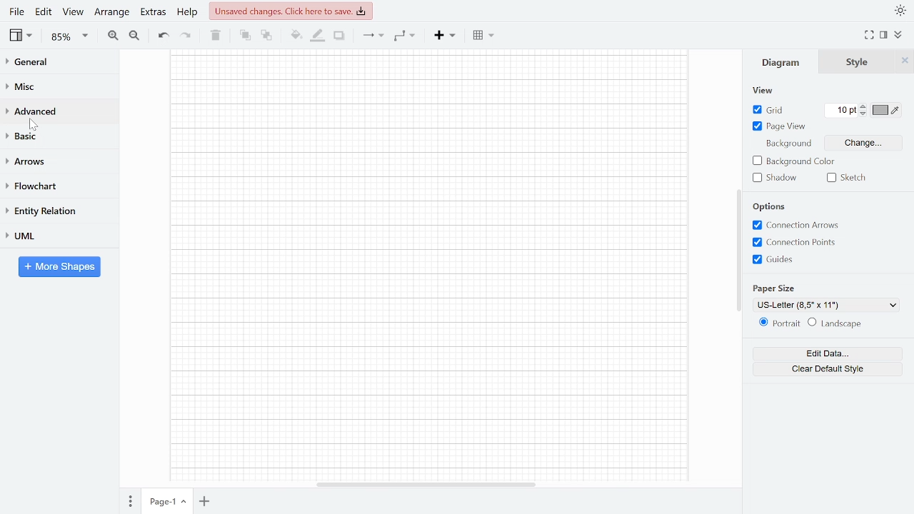 Image resolution: width=914 pixels, height=514 pixels. What do you see at coordinates (886, 36) in the screenshot?
I see `Format` at bounding box center [886, 36].